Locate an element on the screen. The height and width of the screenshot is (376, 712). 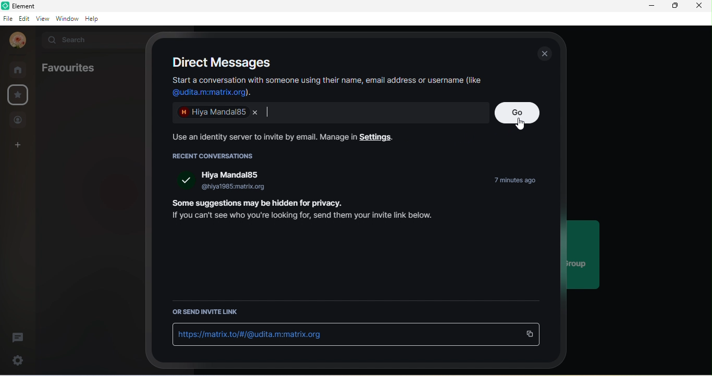
hiya mandal85 @hiya1985:matrix.org is located at coordinates (233, 181).